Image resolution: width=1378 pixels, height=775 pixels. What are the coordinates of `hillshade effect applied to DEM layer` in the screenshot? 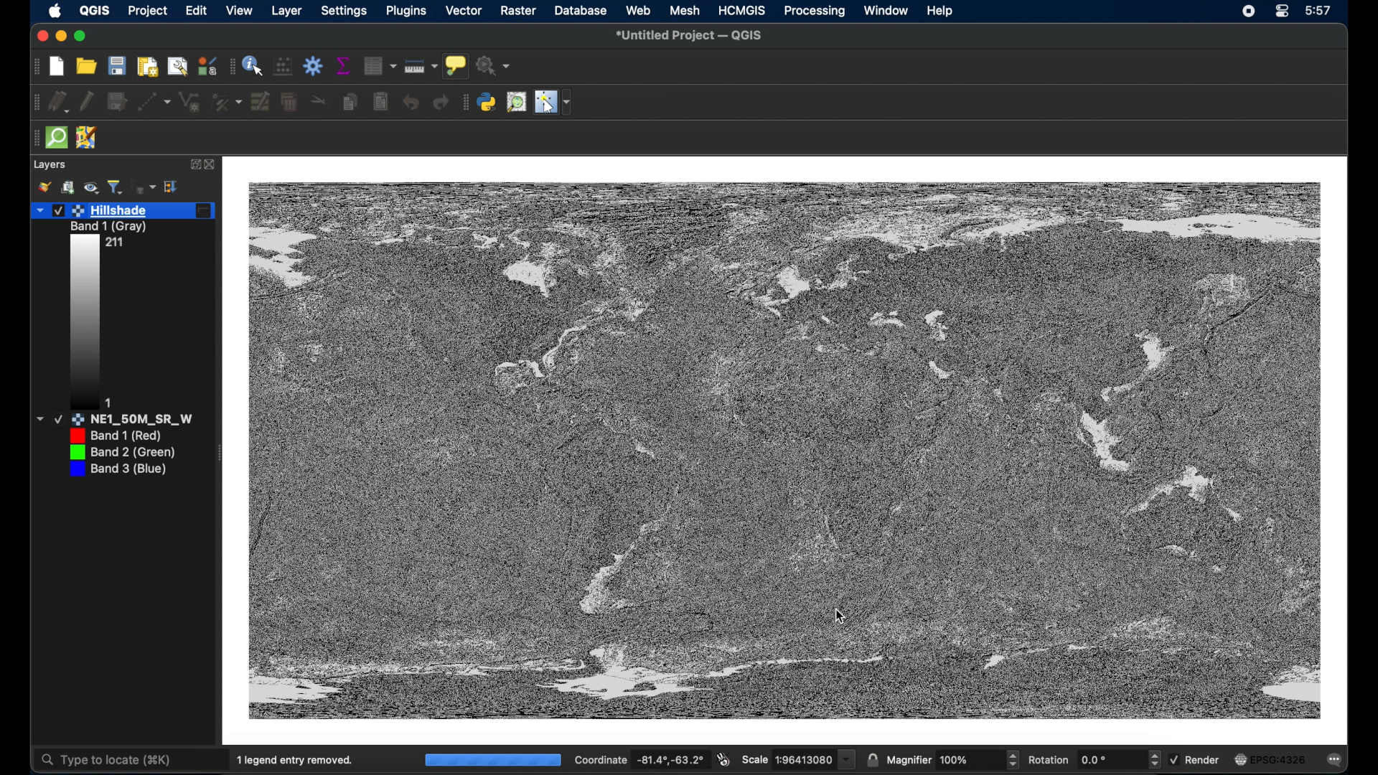 It's located at (784, 452).